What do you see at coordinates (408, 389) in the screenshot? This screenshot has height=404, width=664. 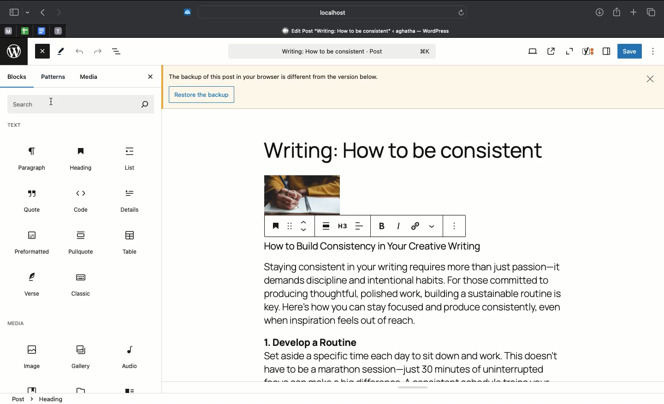 I see `Yoast` at bounding box center [408, 389].